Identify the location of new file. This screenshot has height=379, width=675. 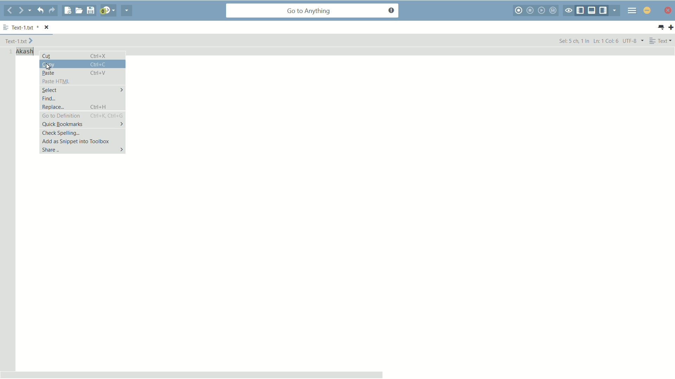
(68, 11).